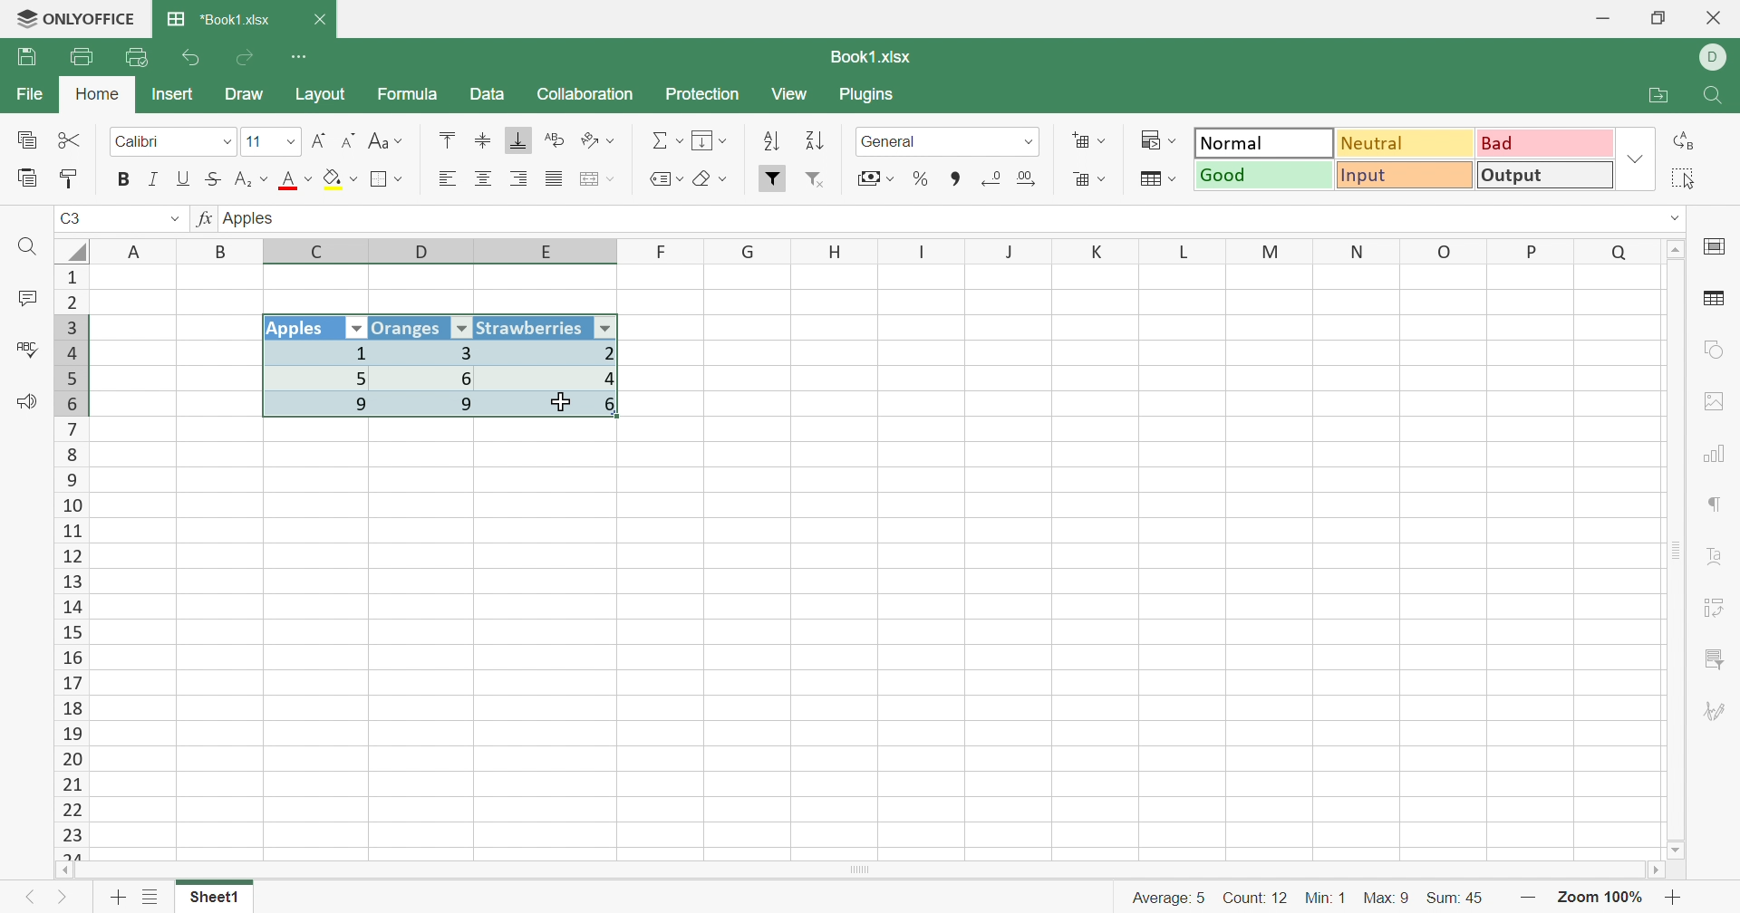  I want to click on Scroll Down, so click(1677, 849).